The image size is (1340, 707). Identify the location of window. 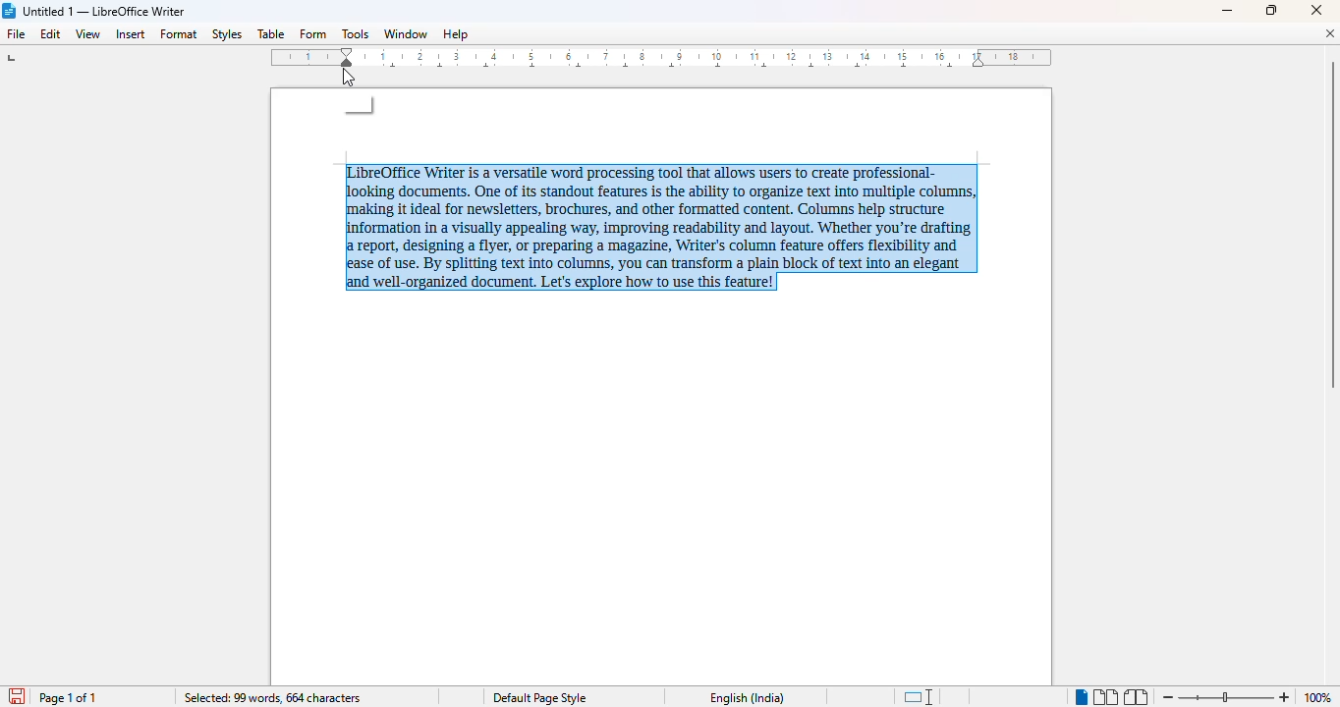
(406, 33).